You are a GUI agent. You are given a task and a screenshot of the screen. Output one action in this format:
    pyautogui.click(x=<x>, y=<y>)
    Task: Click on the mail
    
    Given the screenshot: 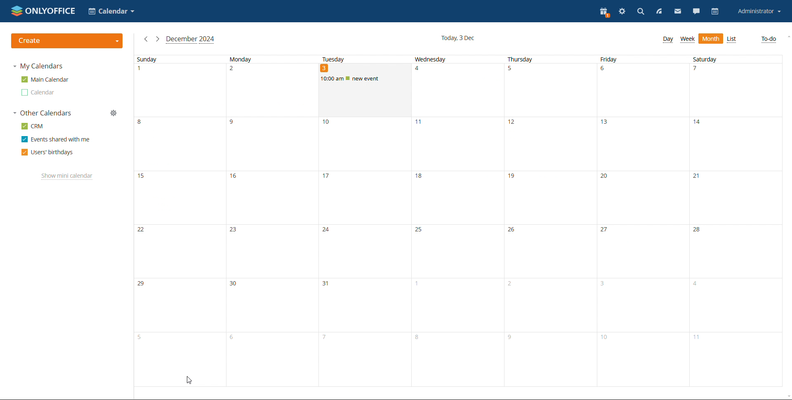 What is the action you would take?
    pyautogui.click(x=678, y=11)
    